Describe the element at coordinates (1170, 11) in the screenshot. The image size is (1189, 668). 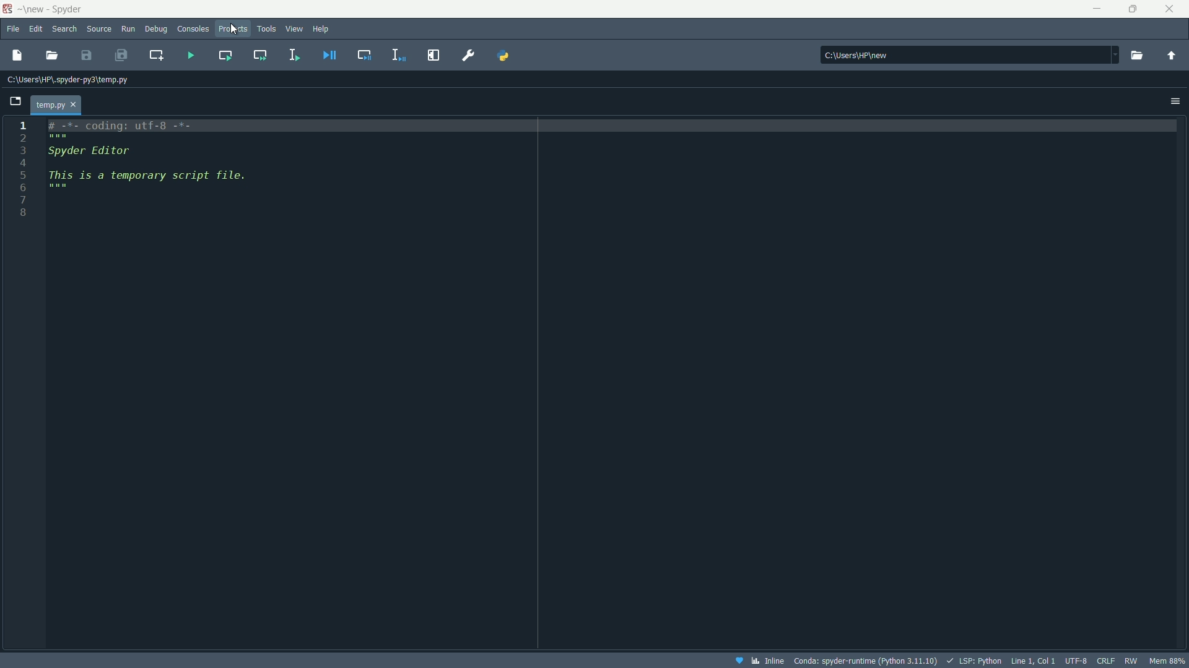
I see `Close` at that location.